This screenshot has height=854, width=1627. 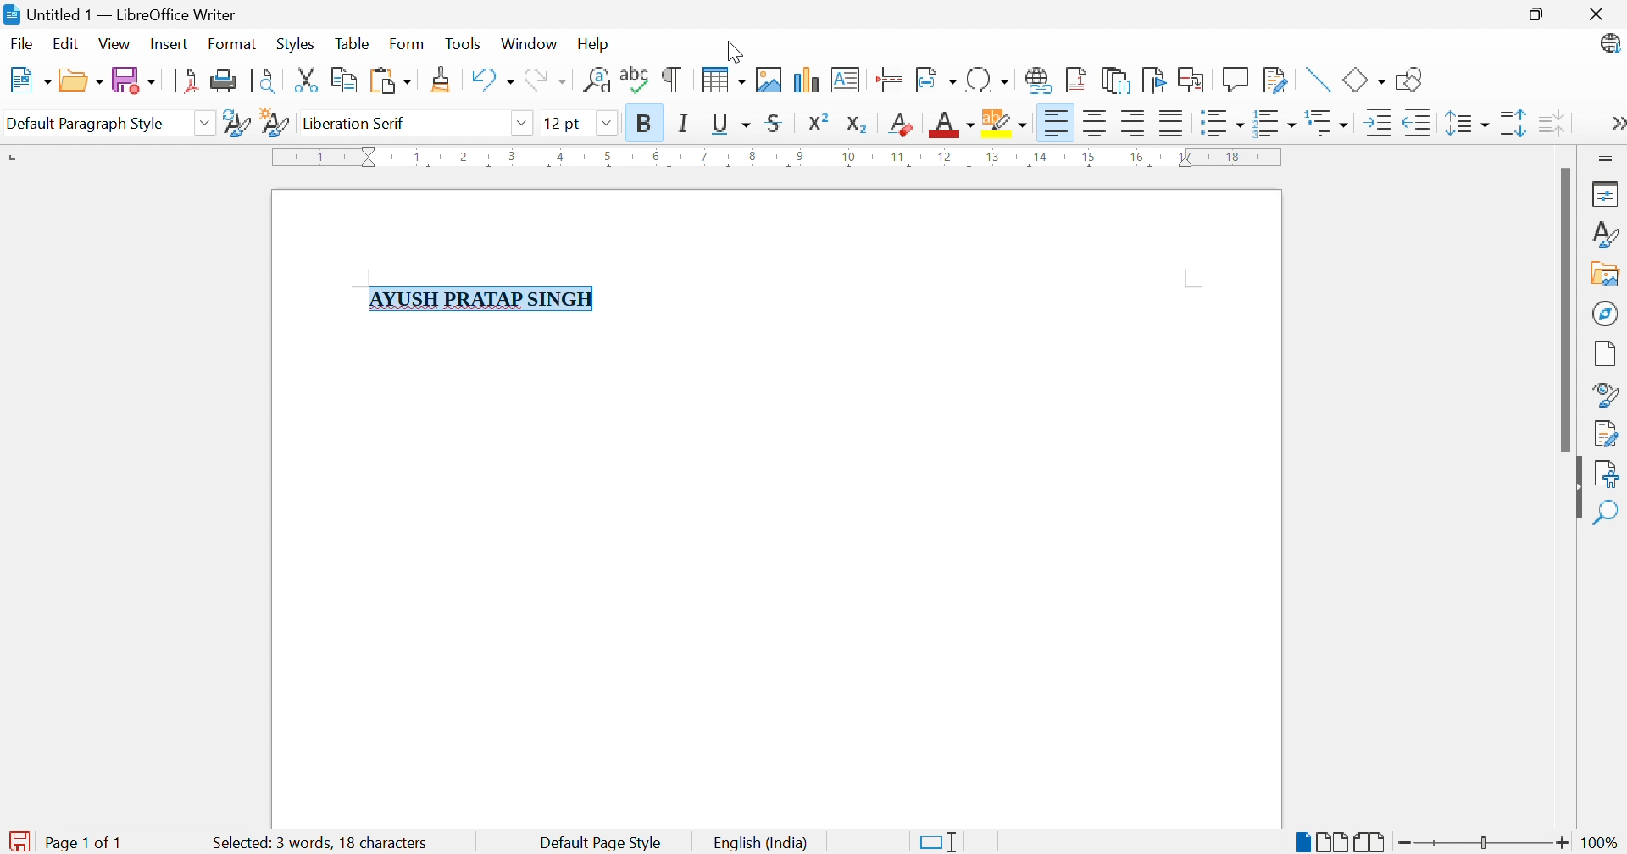 What do you see at coordinates (1512, 122) in the screenshot?
I see `Increase Paragraph Spacing` at bounding box center [1512, 122].